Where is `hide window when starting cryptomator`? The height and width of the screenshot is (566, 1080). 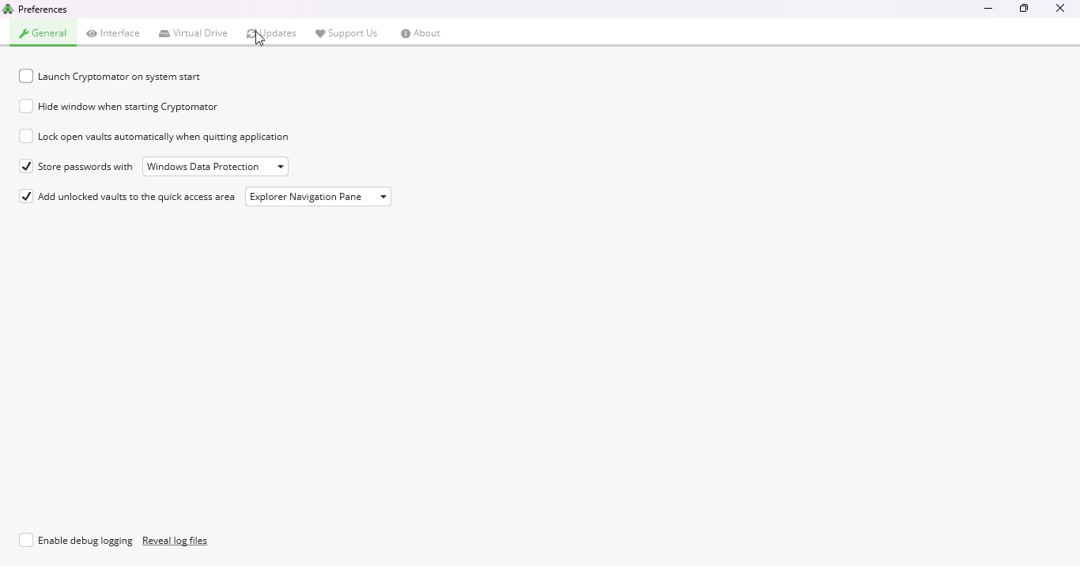 hide window when starting cryptomator is located at coordinates (119, 106).